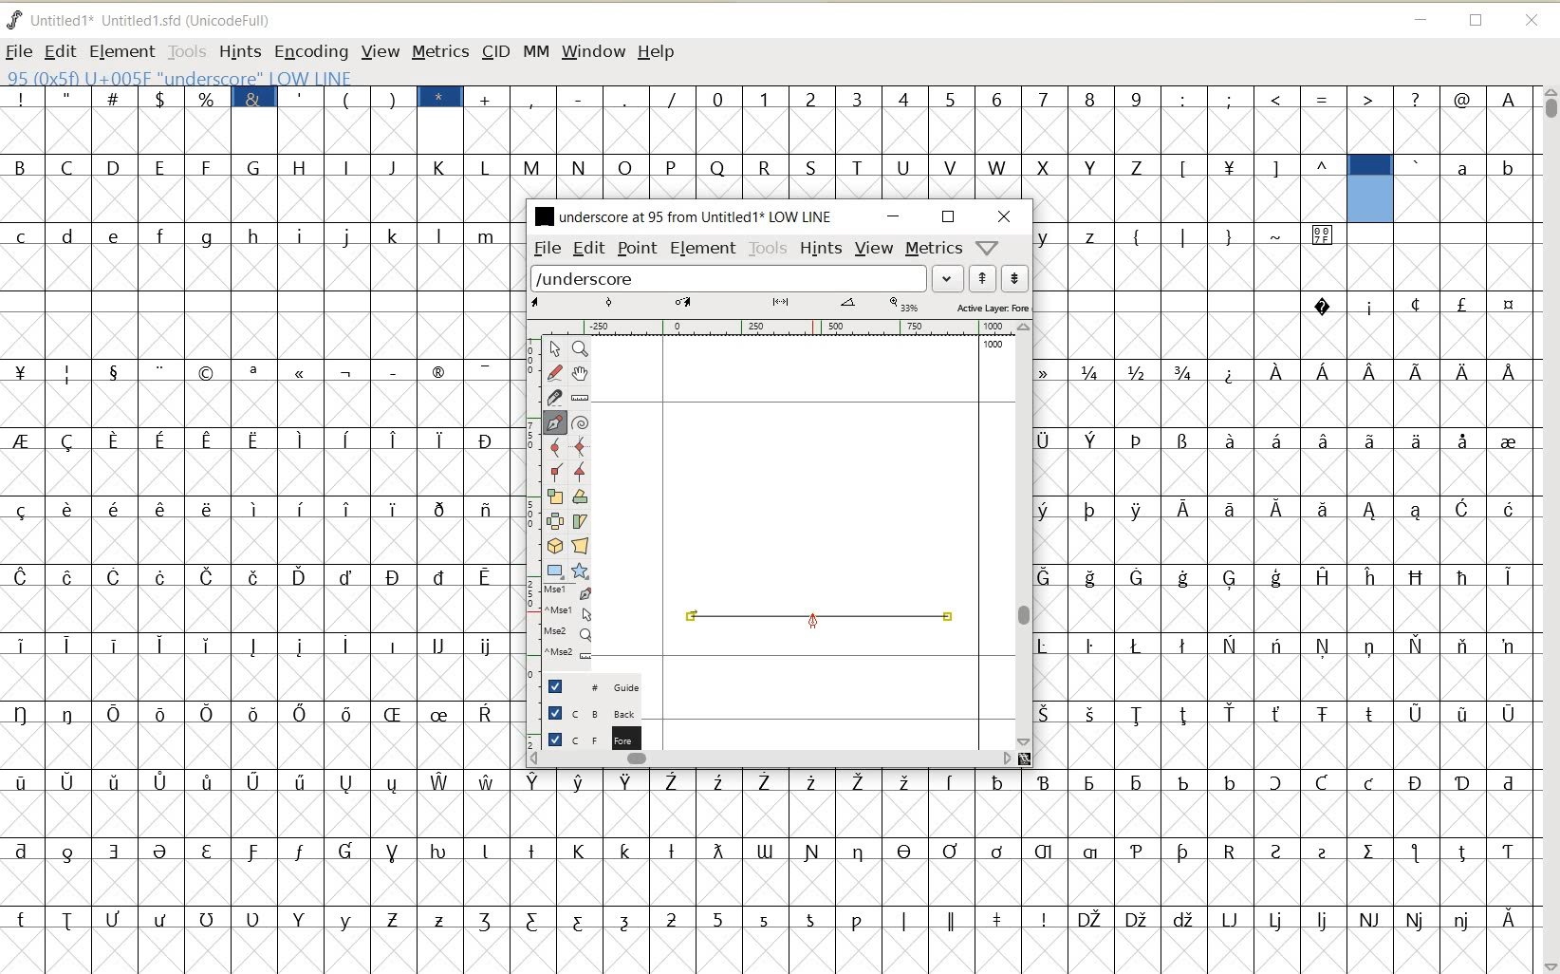 This screenshot has width=1560, height=974. What do you see at coordinates (495, 53) in the screenshot?
I see `CID` at bounding box center [495, 53].